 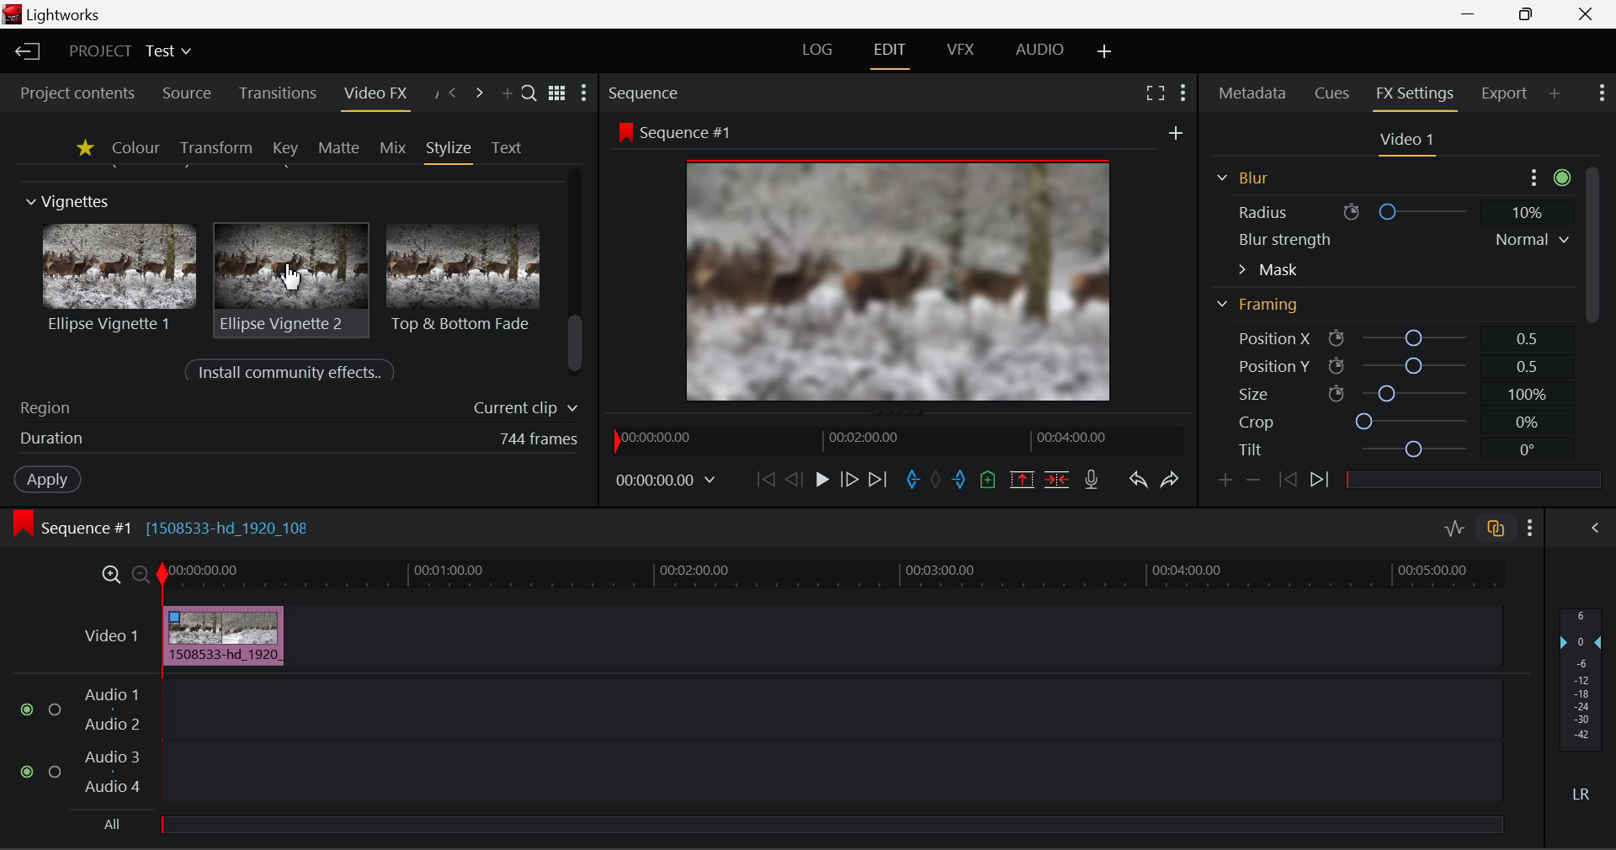 What do you see at coordinates (1039, 50) in the screenshot?
I see `AUDIO Layout` at bounding box center [1039, 50].